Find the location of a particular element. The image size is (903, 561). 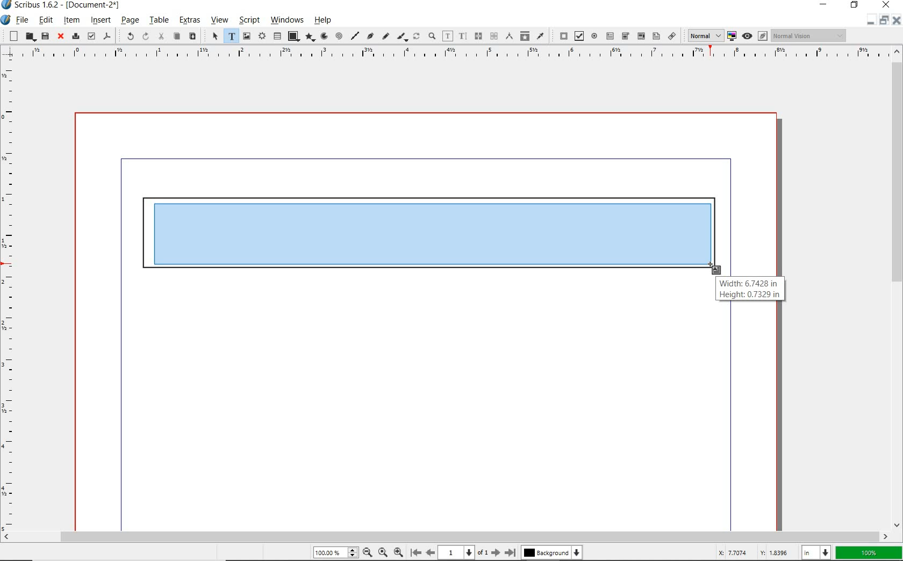

background is located at coordinates (554, 552).